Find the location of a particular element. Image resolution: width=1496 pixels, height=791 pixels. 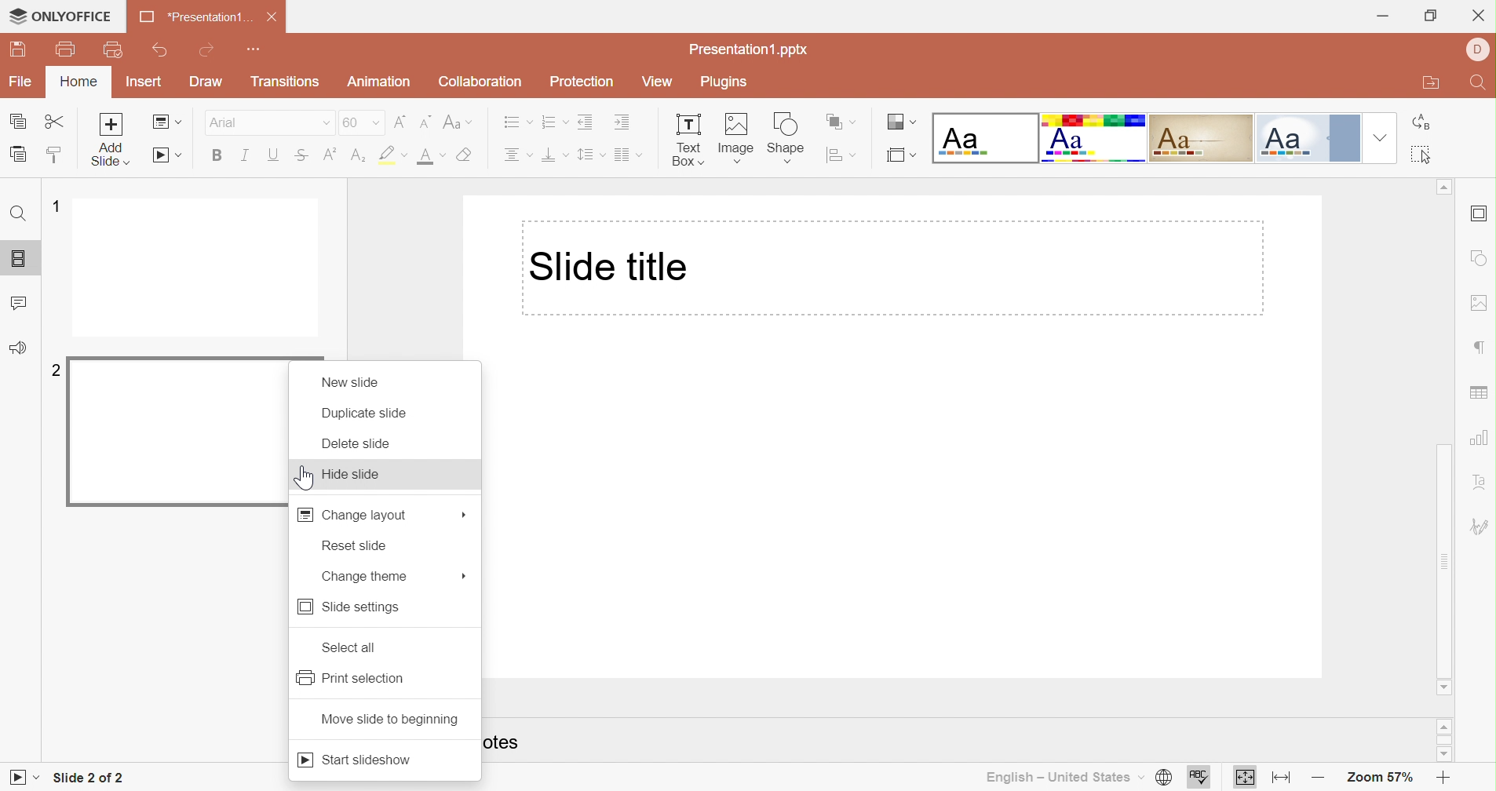

Print selection is located at coordinates (355, 679).